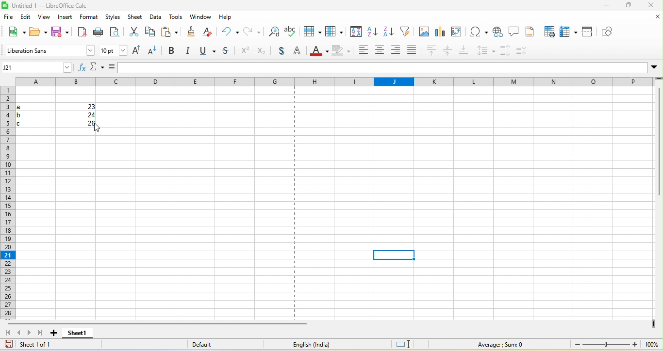 Image resolution: width=663 pixels, height=351 pixels. Describe the element at coordinates (431, 51) in the screenshot. I see `align top` at that location.